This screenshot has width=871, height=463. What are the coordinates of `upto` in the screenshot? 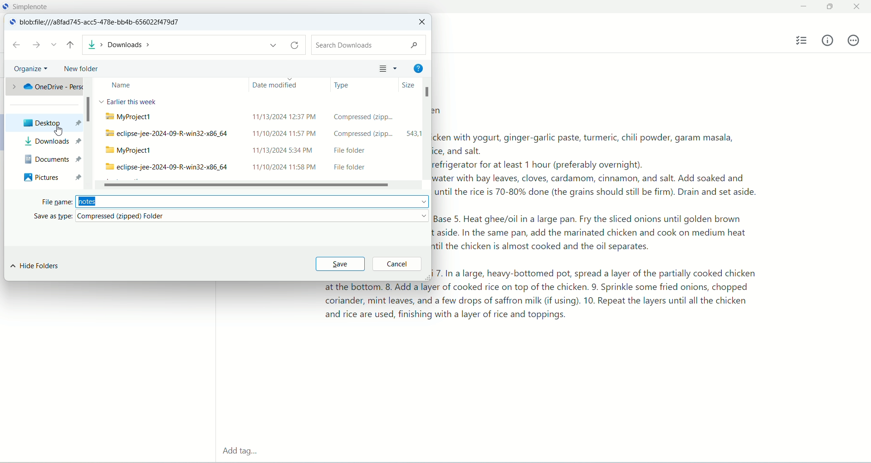 It's located at (72, 46).